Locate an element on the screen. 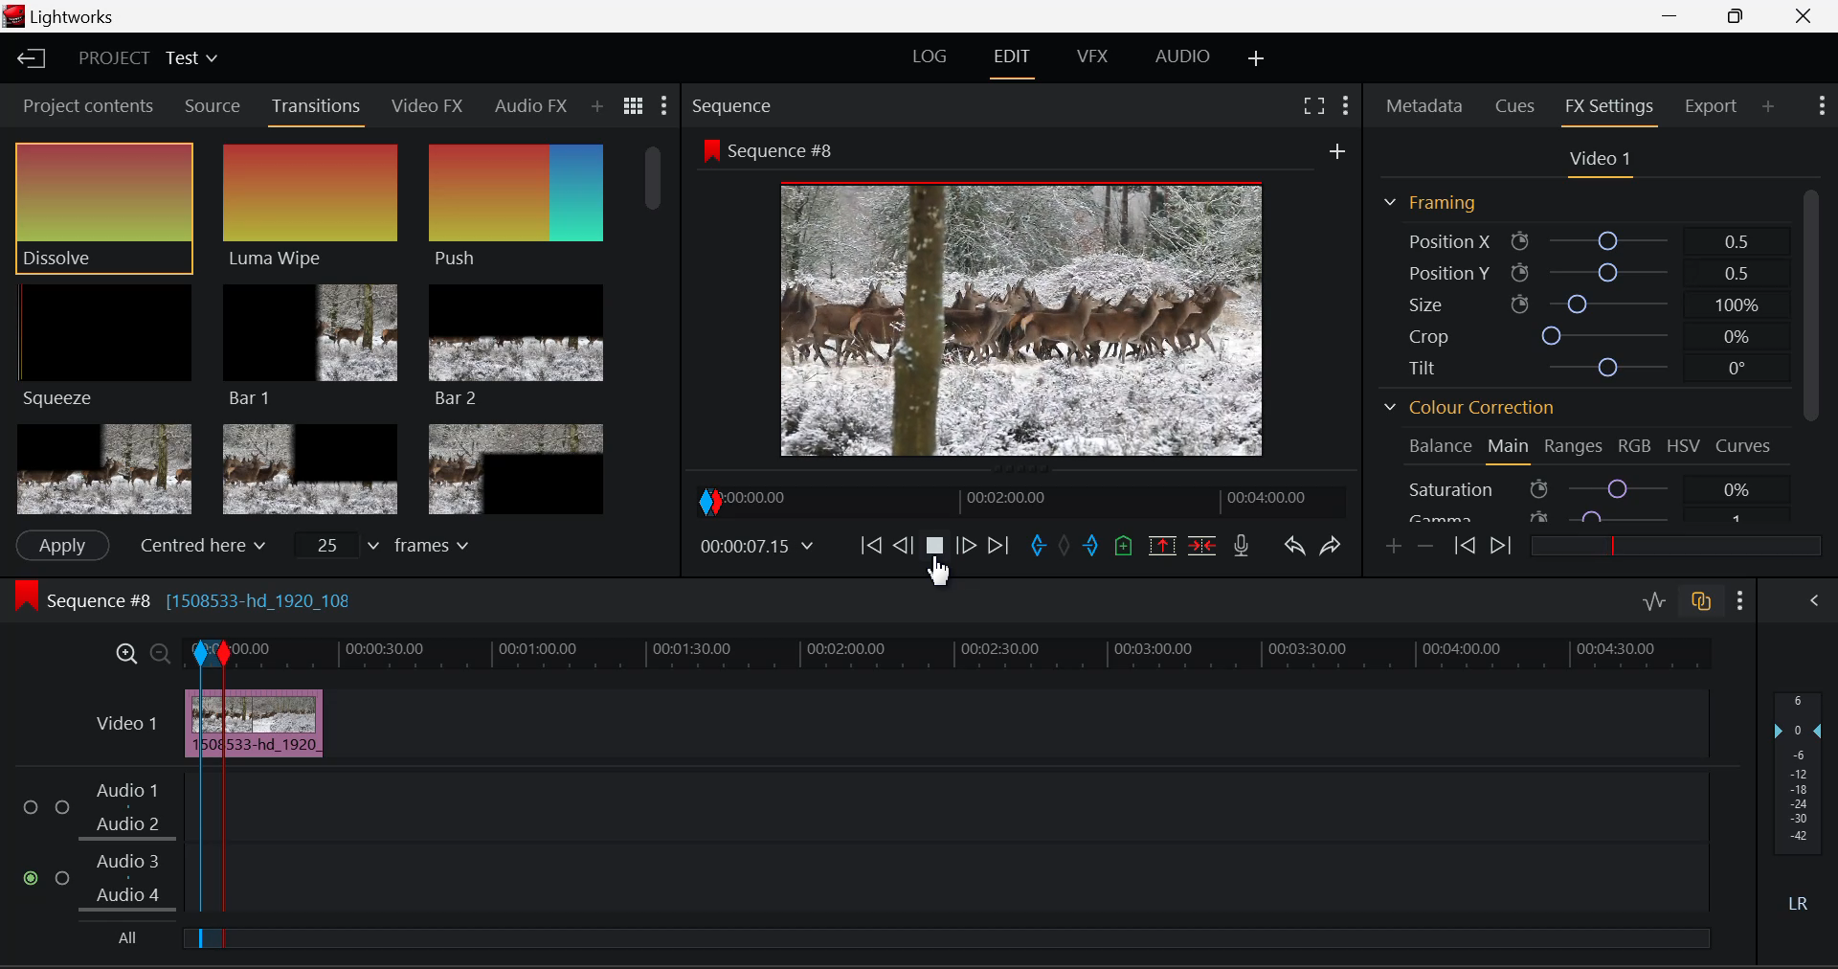 The height and width of the screenshot is (969, 1838). Saturation is located at coordinates (1579, 488).